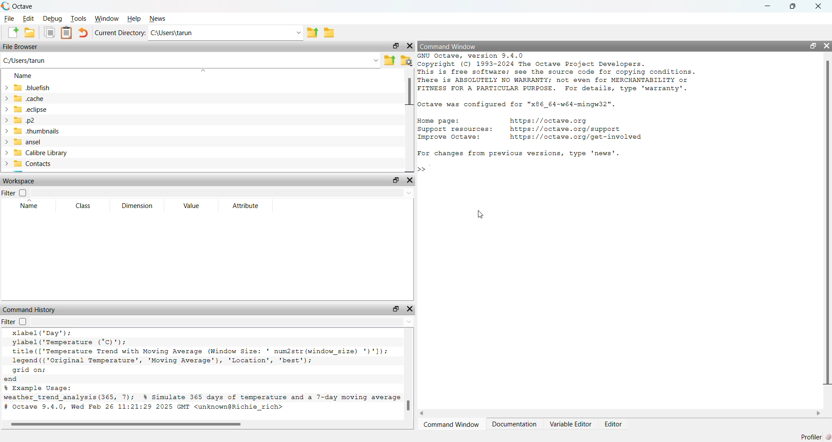 The width and height of the screenshot is (832, 442). I want to click on GNU Octave, version 9.4.0

Copyright (C) 1993-2024 The Octave Project Developers.

This is free software; see the source code for copying conditions.
There is ABSOLUTELY NO WARRANTY; not even for MERCHANTABILITY or
FITNESS FOR A PARTICULAR PURPOSE. For details, type 'warranty'.
octave was configured for "x86_64-w64-mingw32".

Home page: https://octave.org

Support resources:  https://octave.org/support

Improve Octave: https://octave.org/get-involved

Bi elisa Sali cooled tin cop doin. Some MEaliy’, so click(561, 104).